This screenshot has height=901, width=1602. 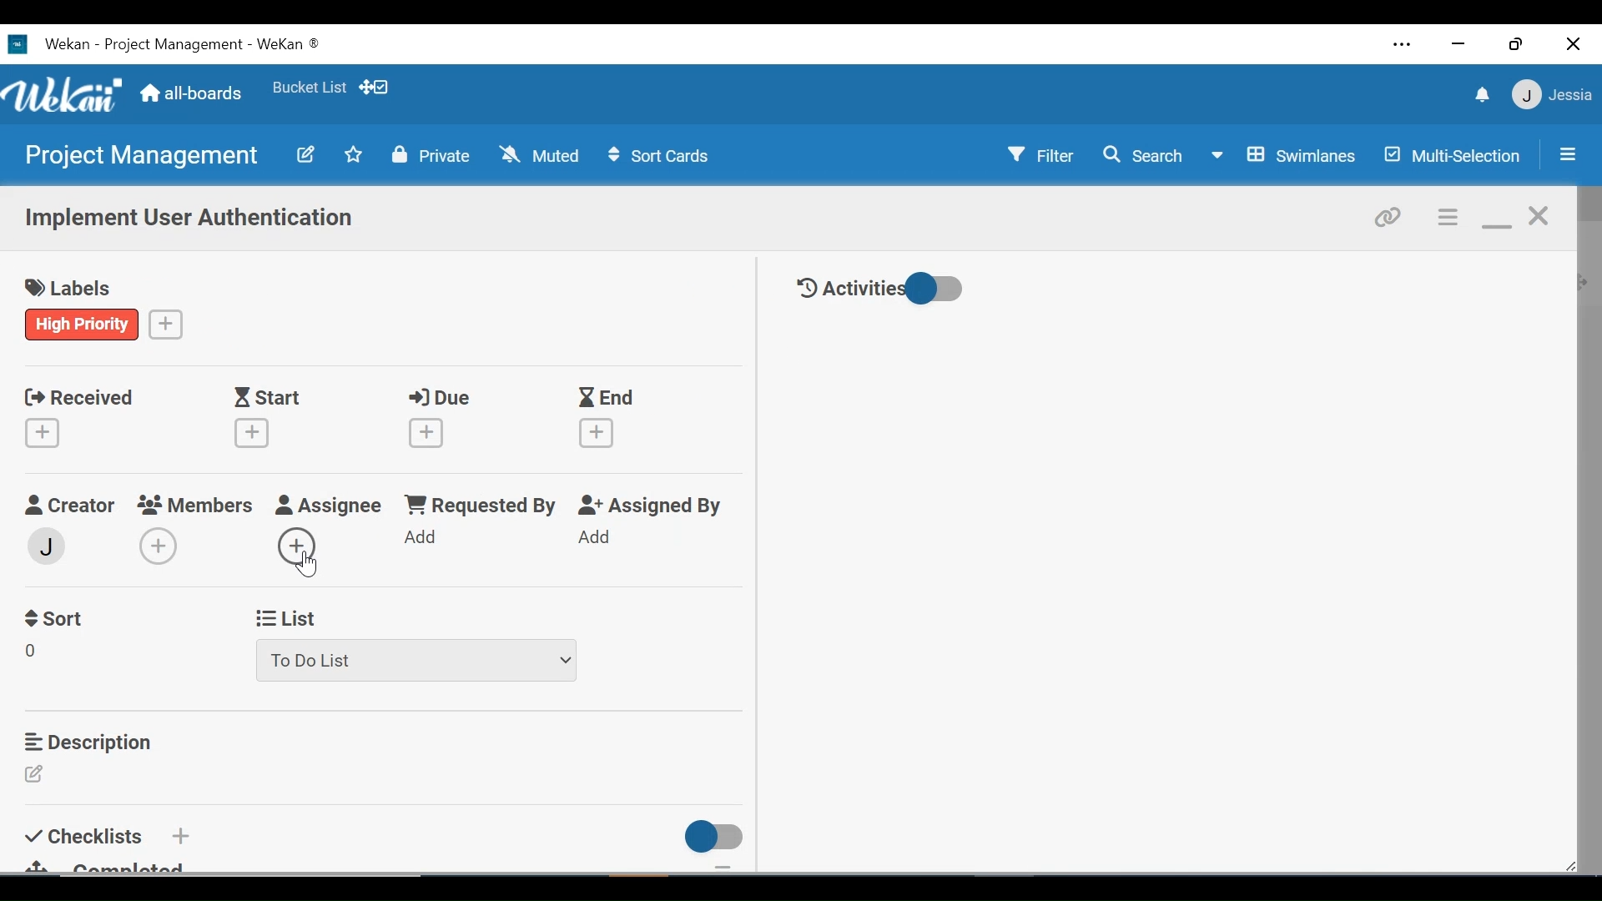 What do you see at coordinates (600, 433) in the screenshot?
I see `createEnd Date` at bounding box center [600, 433].